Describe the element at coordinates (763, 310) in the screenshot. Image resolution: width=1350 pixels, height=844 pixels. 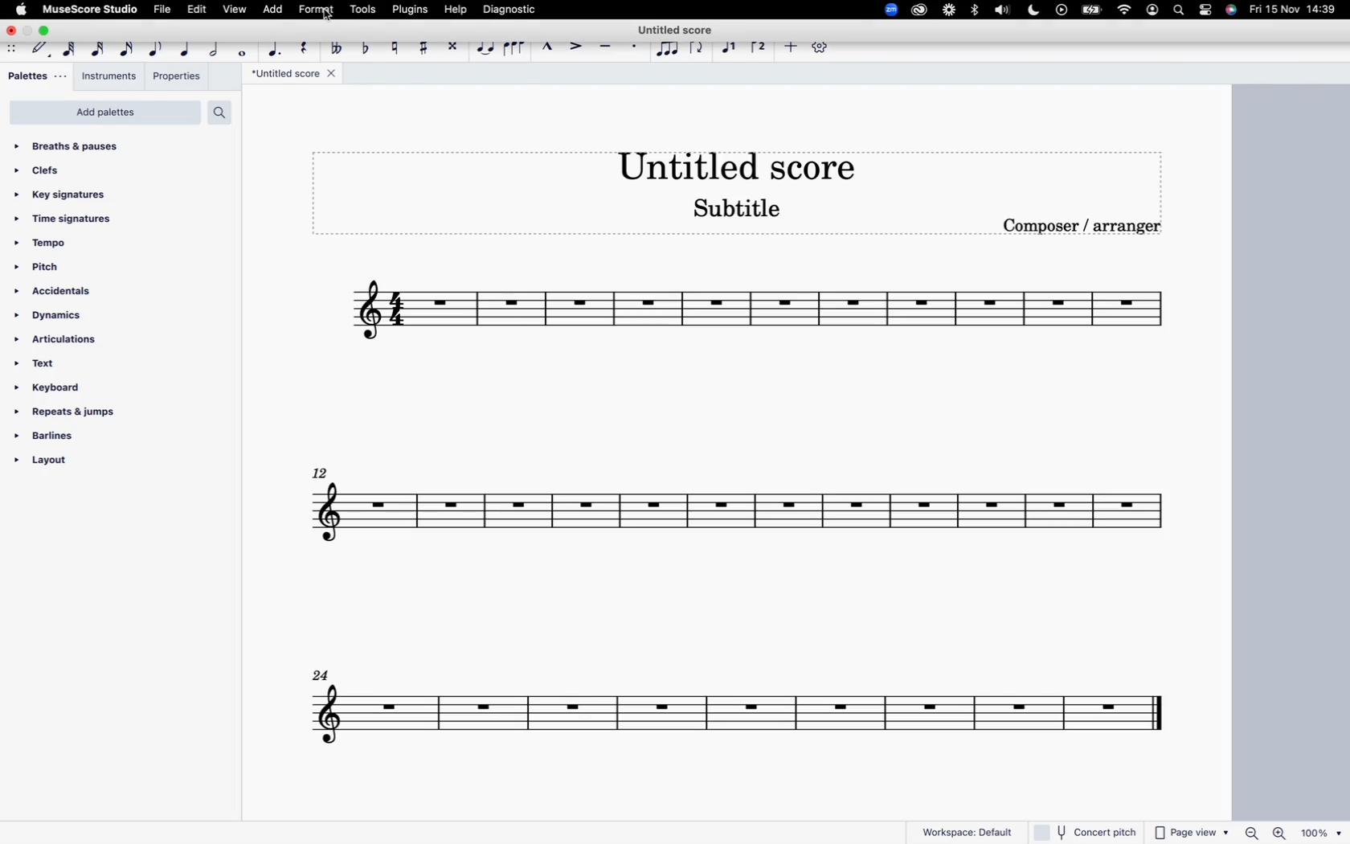
I see `score` at that location.